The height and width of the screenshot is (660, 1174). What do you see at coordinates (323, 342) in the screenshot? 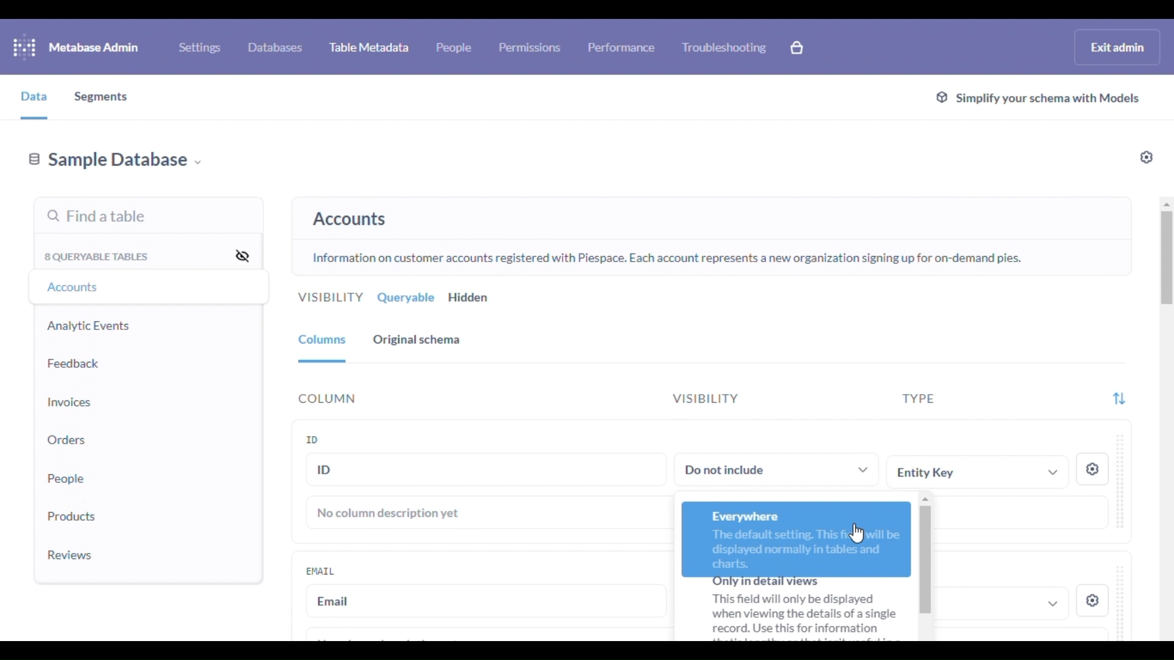
I see `columns` at bounding box center [323, 342].